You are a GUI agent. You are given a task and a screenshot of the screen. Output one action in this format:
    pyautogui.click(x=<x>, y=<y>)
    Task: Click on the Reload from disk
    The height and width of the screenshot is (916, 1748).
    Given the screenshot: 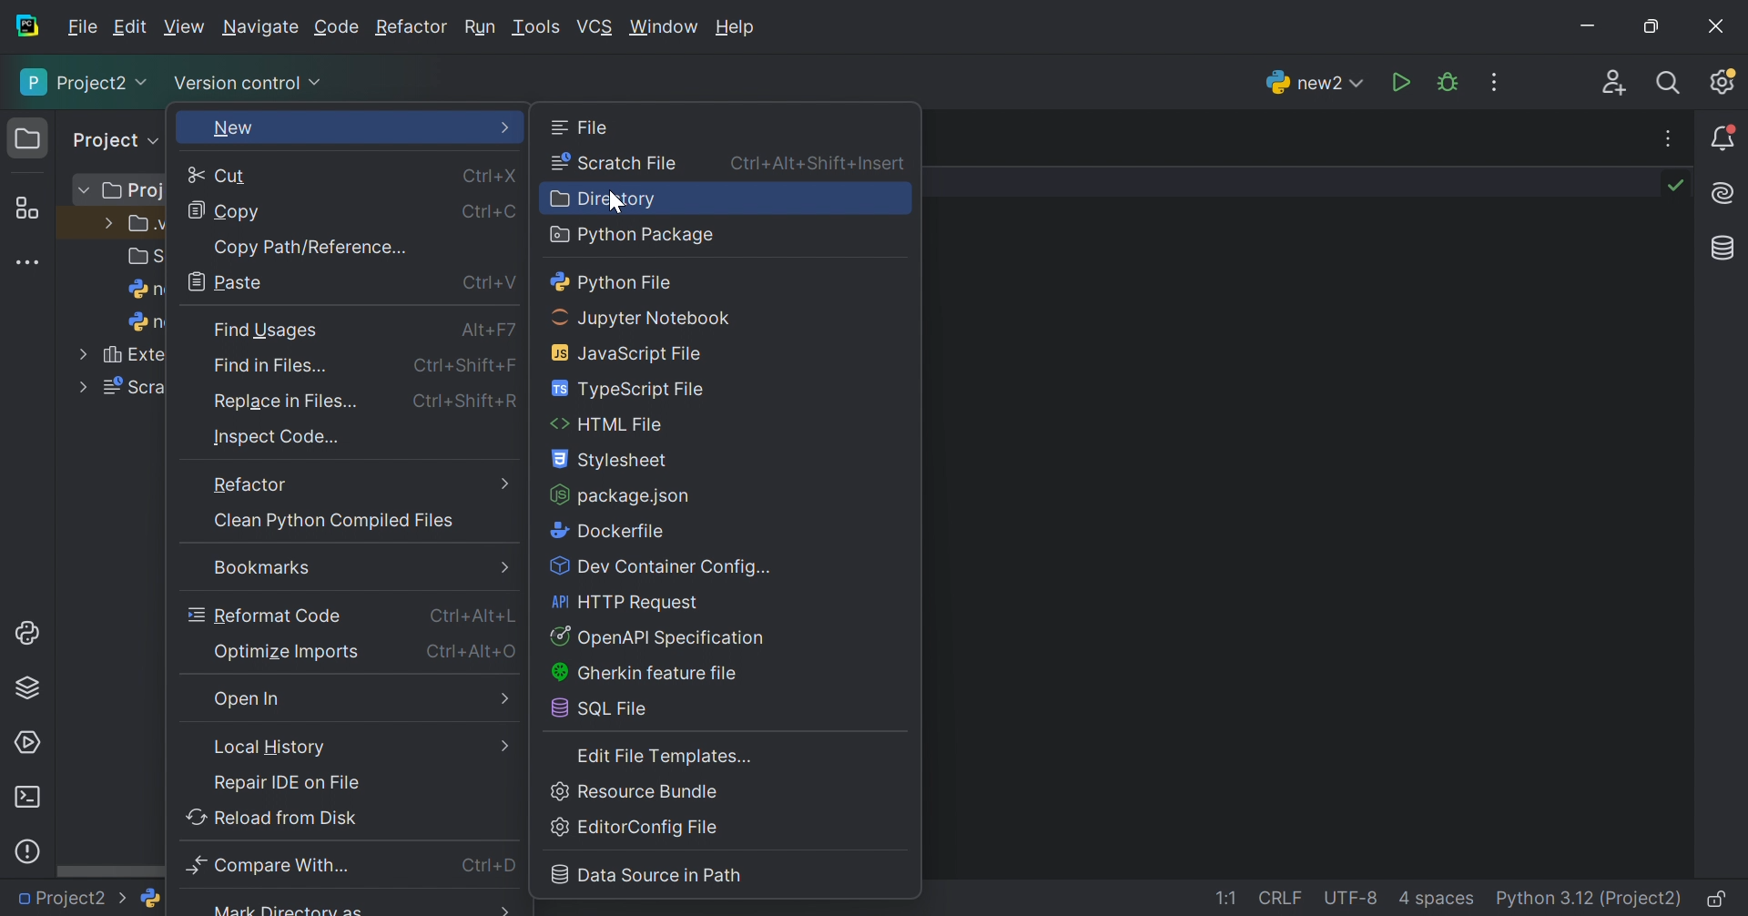 What is the action you would take?
    pyautogui.click(x=276, y=817)
    